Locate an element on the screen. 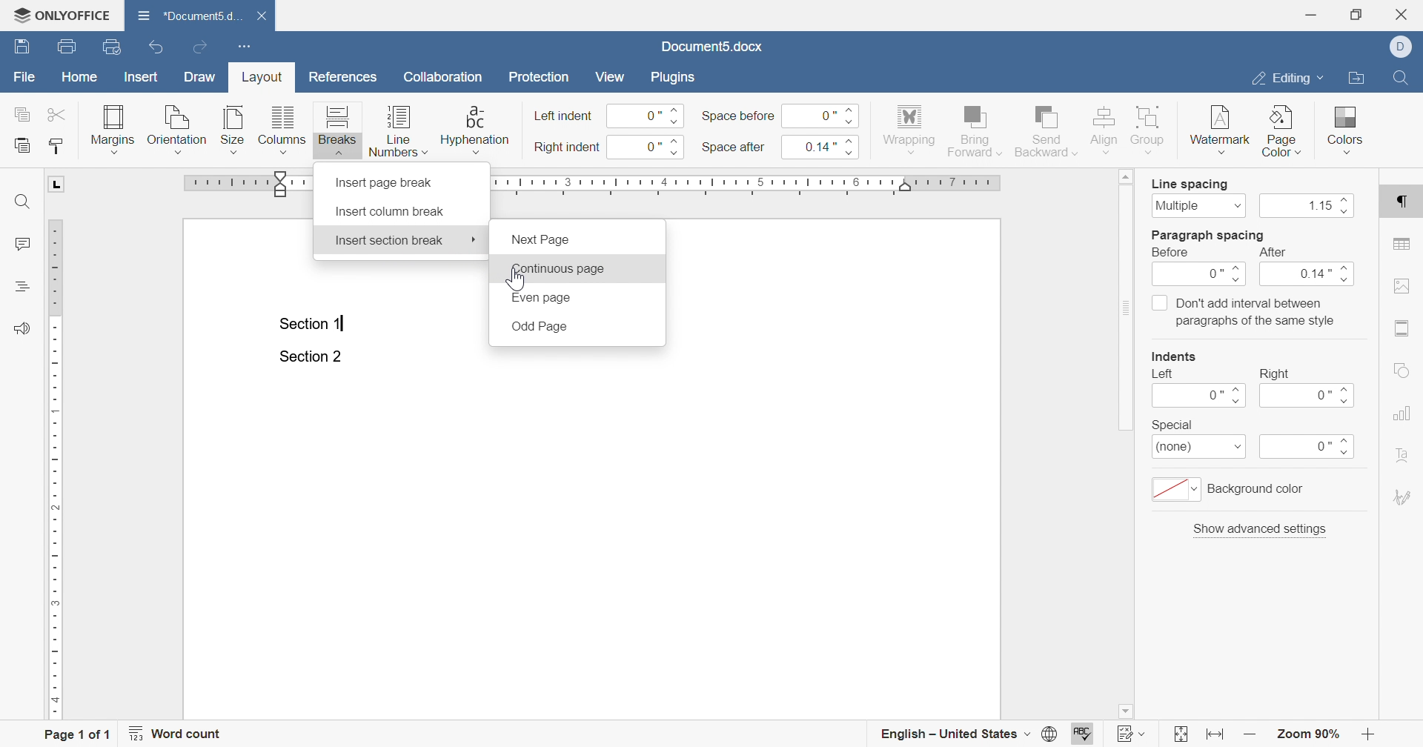 The image size is (1423, 747). copy is located at coordinates (20, 114).